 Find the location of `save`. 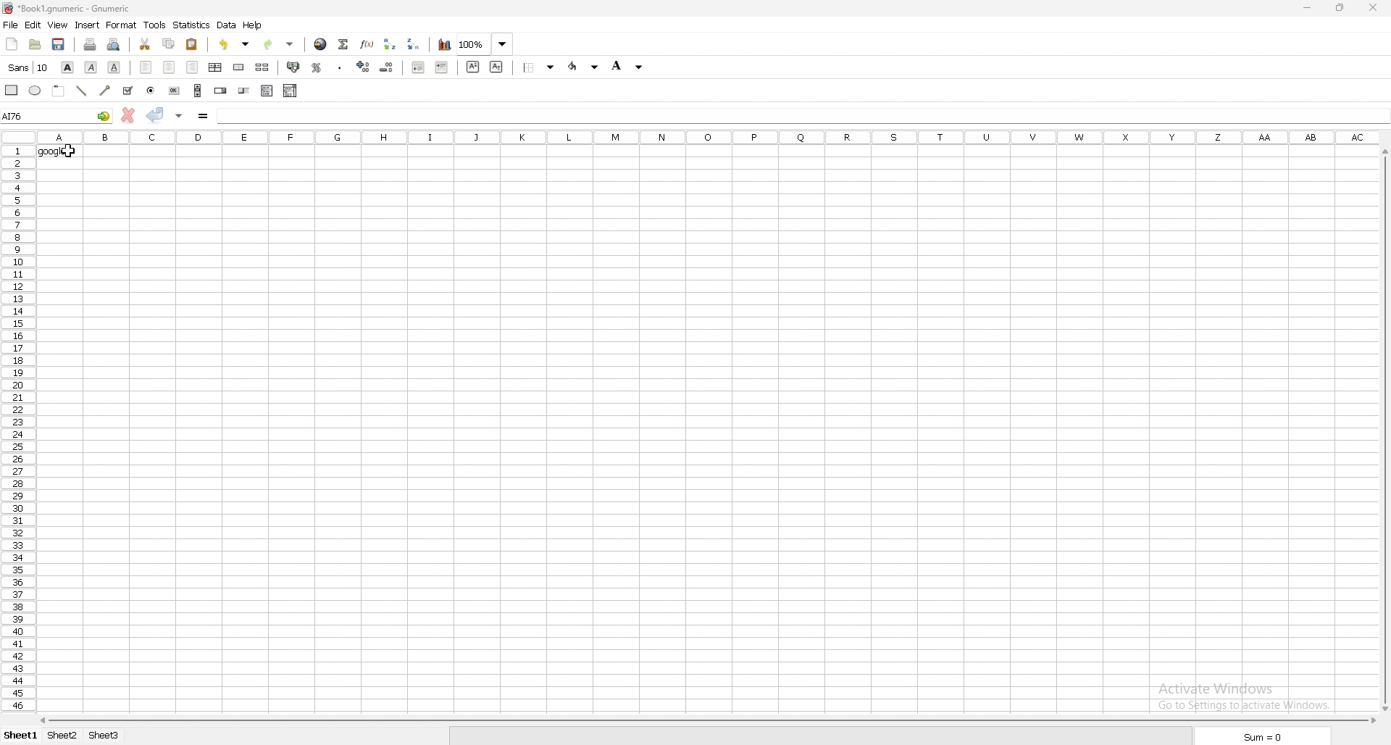

save is located at coordinates (61, 44).